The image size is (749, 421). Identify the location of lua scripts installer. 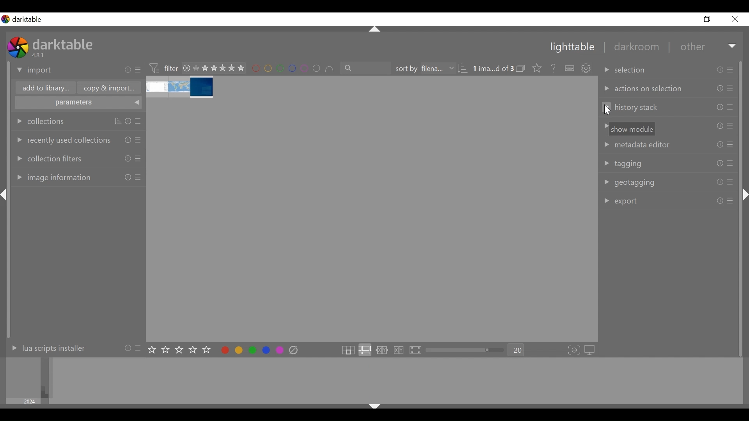
(46, 348).